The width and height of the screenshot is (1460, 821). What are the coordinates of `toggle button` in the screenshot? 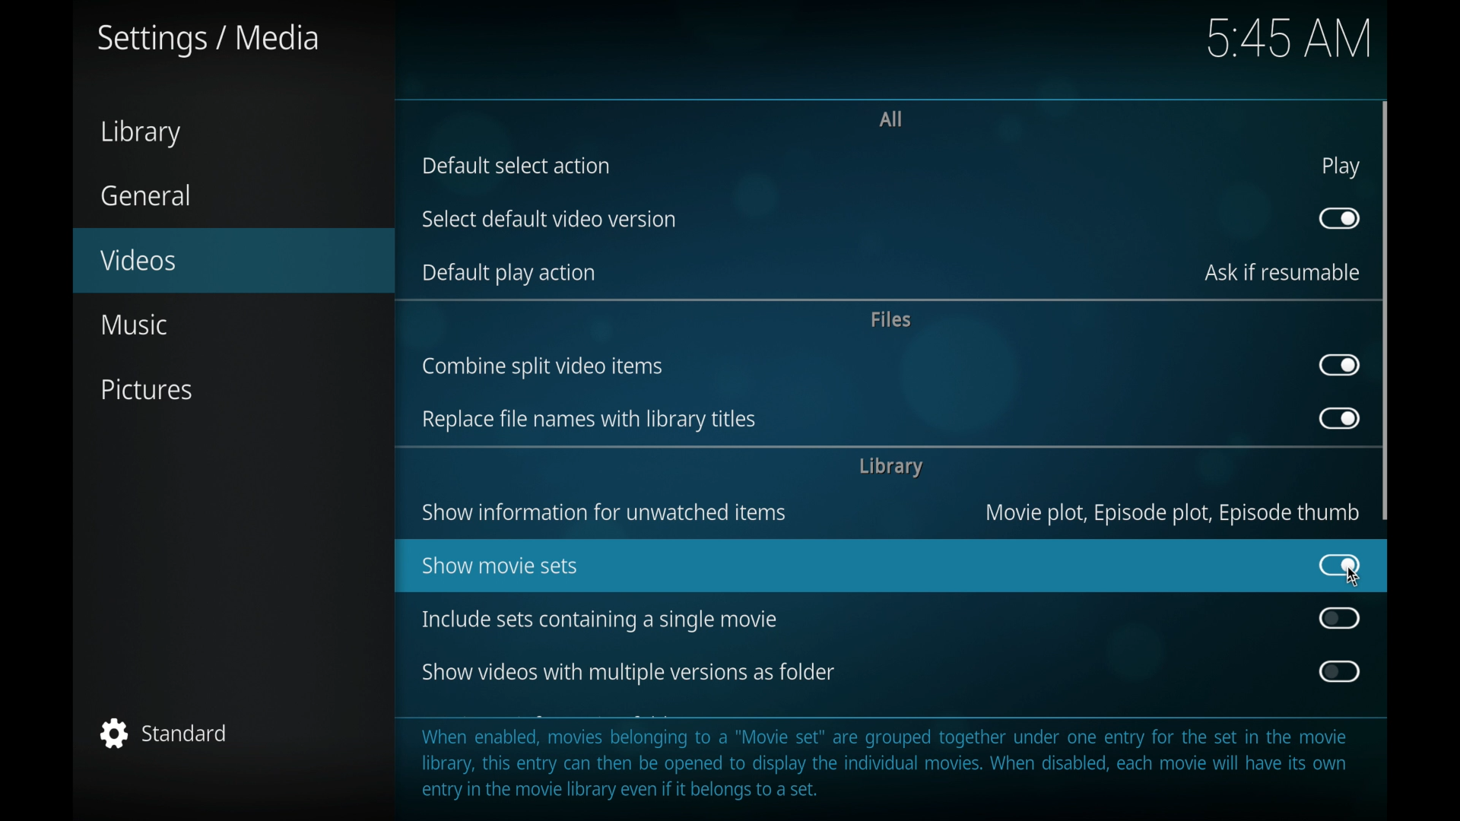 It's located at (1338, 365).